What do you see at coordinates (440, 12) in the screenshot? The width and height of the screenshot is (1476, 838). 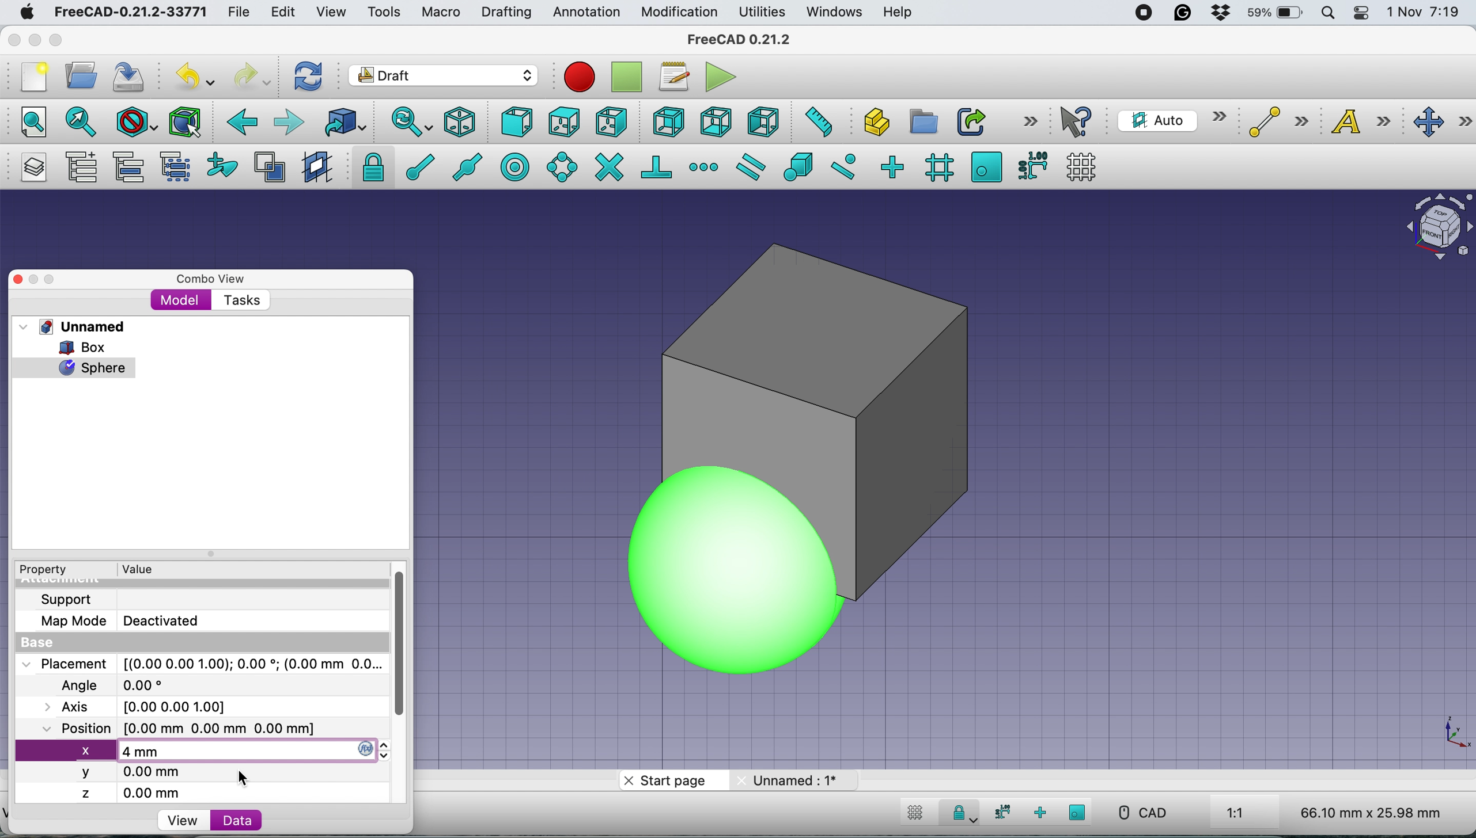 I see `macro` at bounding box center [440, 12].